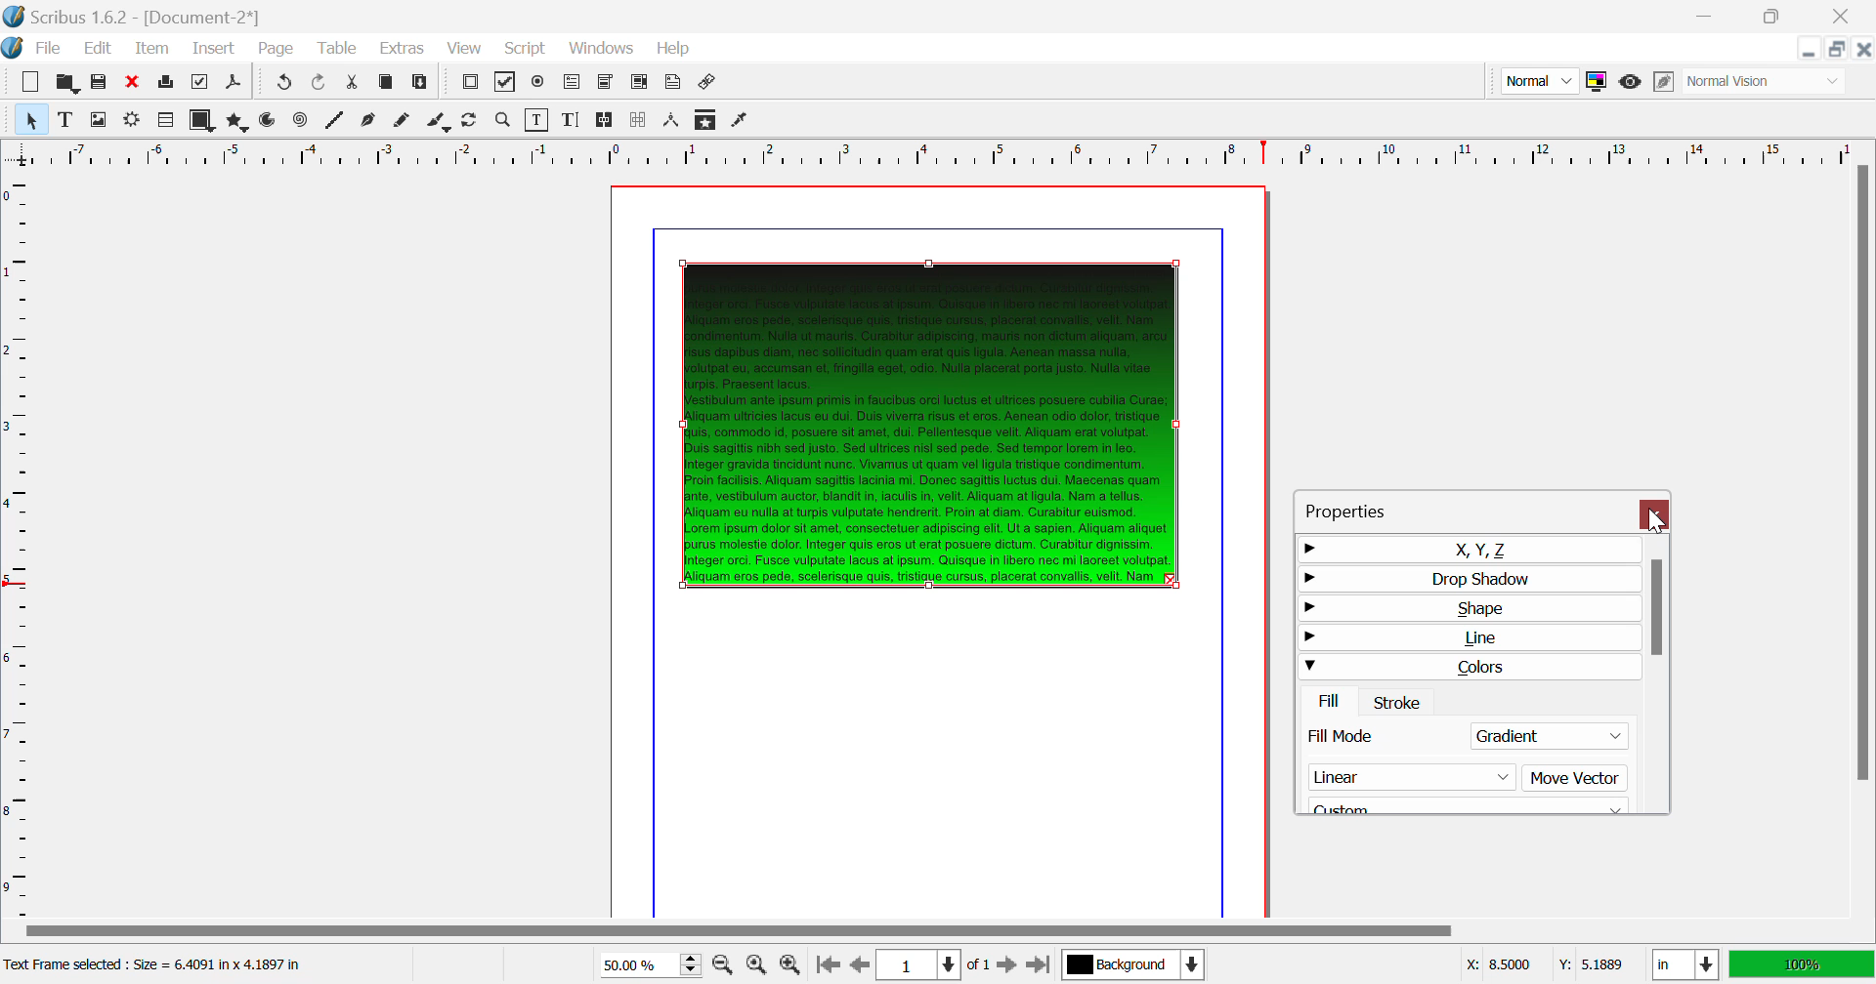 Image resolution: width=1876 pixels, height=984 pixels. I want to click on Extras, so click(400, 49).